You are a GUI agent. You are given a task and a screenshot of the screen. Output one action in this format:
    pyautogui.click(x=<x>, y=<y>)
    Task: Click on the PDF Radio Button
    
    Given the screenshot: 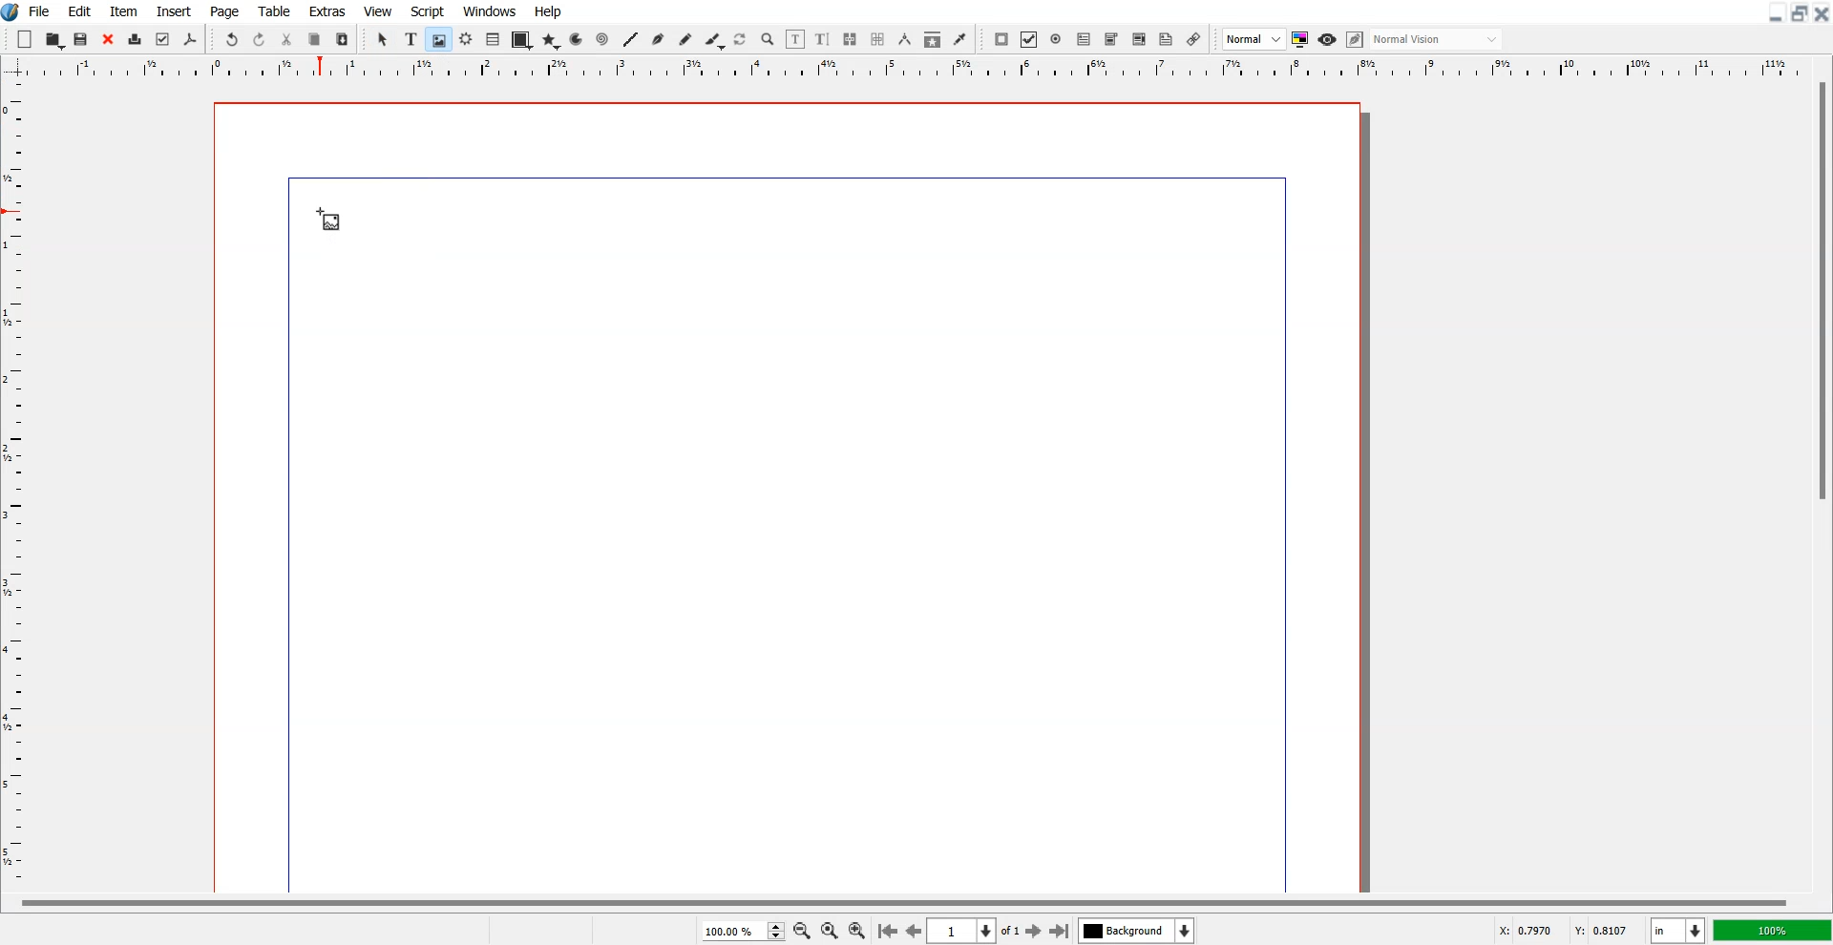 What is the action you would take?
    pyautogui.click(x=1056, y=39)
    